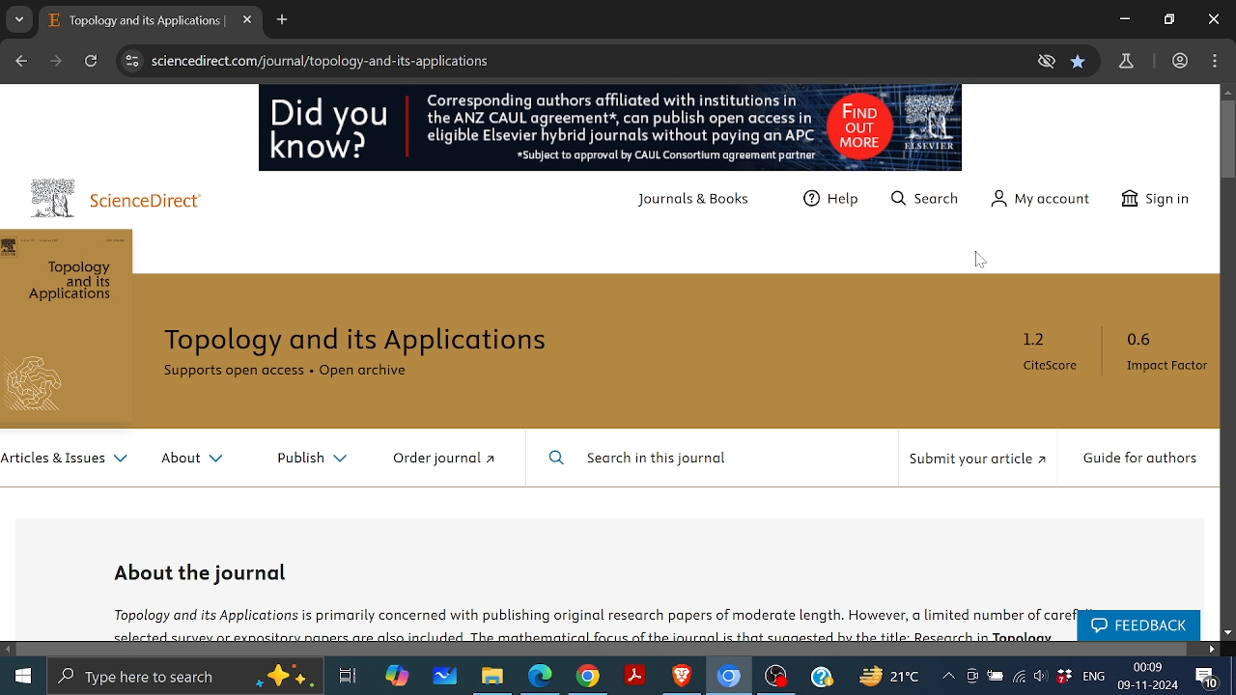  Describe the element at coordinates (1148, 677) in the screenshot. I see `00:09 09-11-2024` at that location.